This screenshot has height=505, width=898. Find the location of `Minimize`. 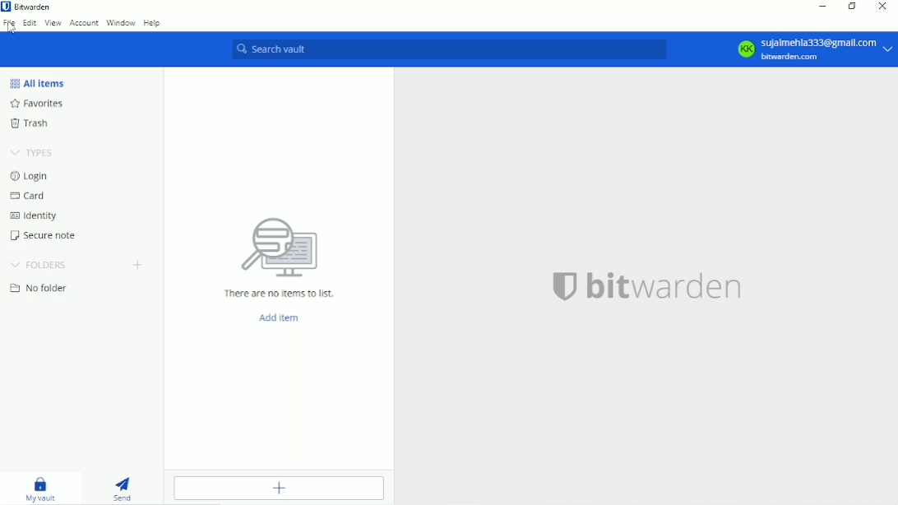

Minimize is located at coordinates (823, 7).